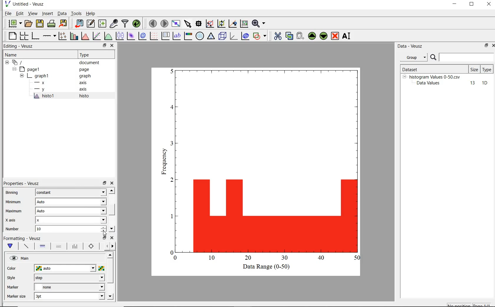 This screenshot has width=495, height=307. I want to click on plot 2d dataset as contours, so click(142, 36).